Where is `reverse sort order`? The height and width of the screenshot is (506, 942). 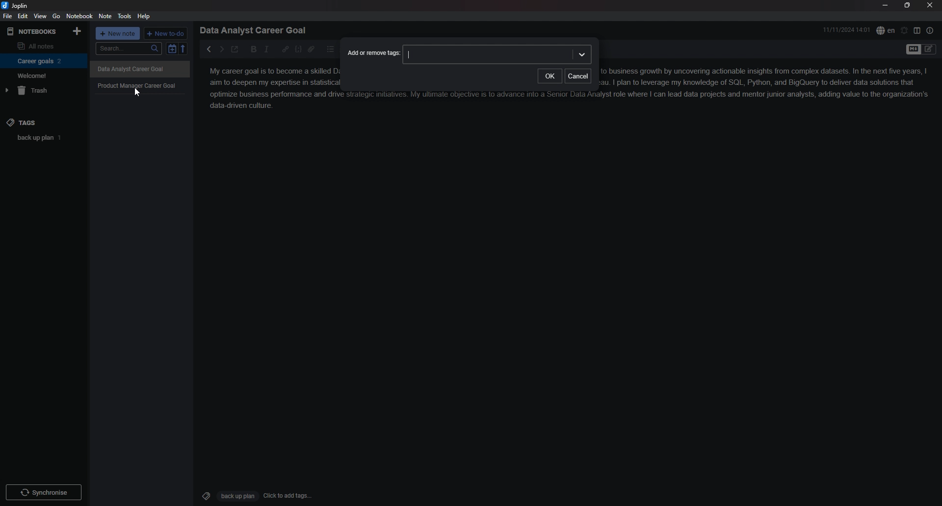
reverse sort order is located at coordinates (183, 48).